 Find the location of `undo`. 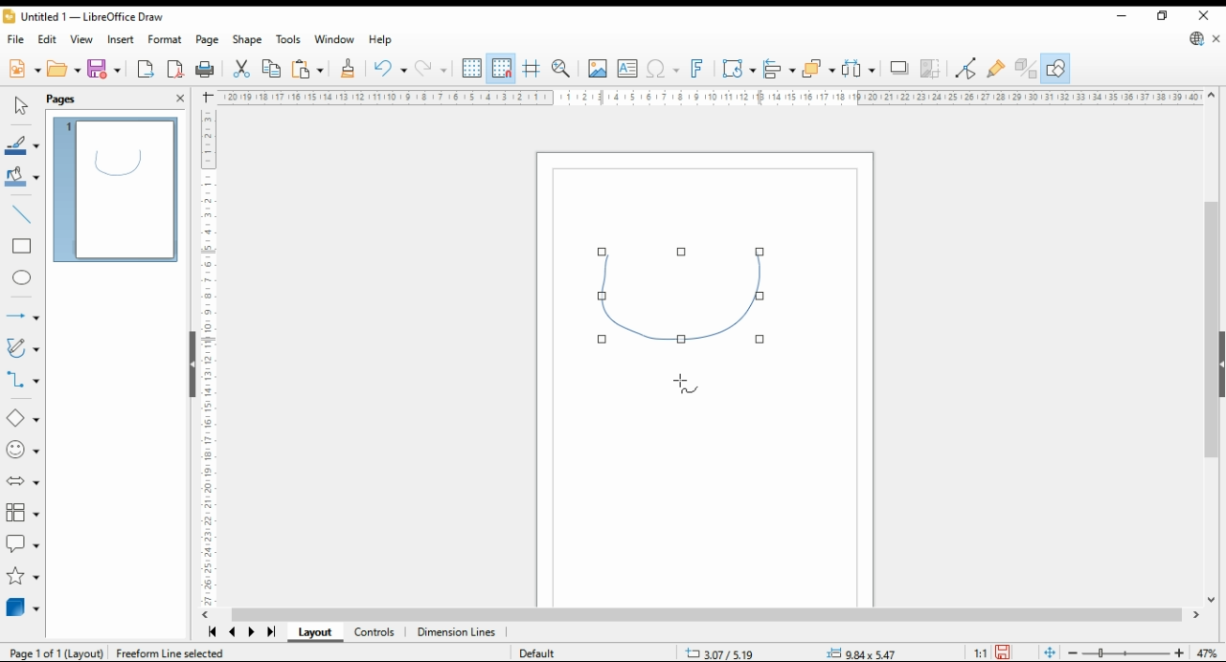

undo is located at coordinates (390, 69).